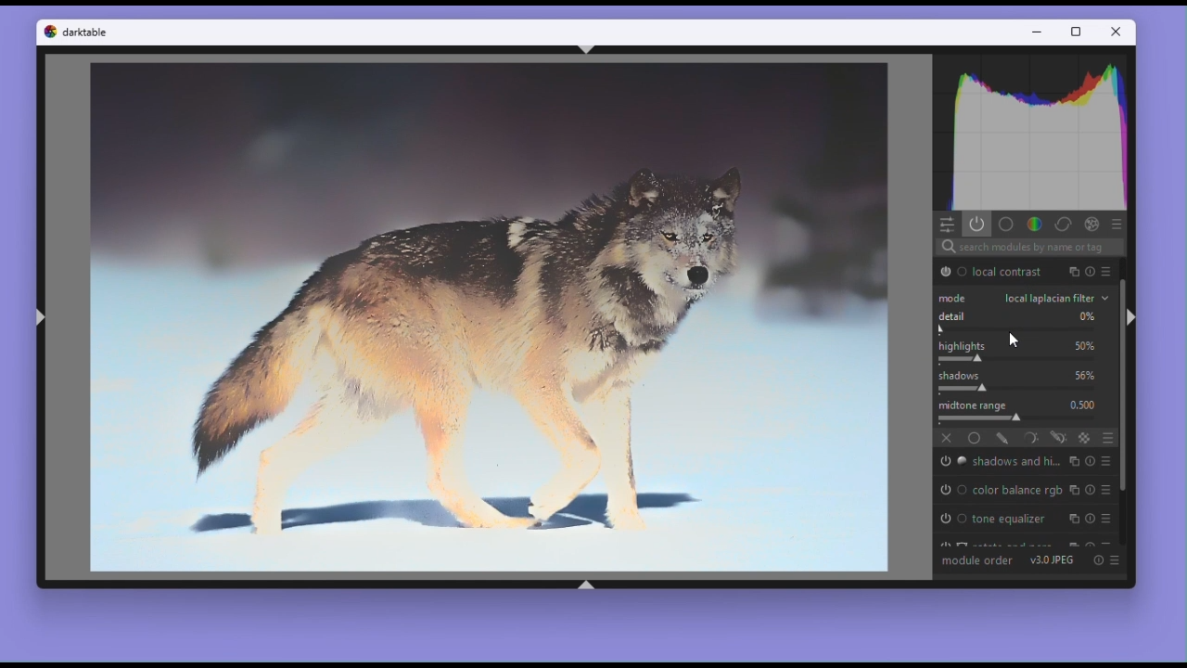 This screenshot has width=1187, height=668. I want to click on Reset, so click(1098, 559).